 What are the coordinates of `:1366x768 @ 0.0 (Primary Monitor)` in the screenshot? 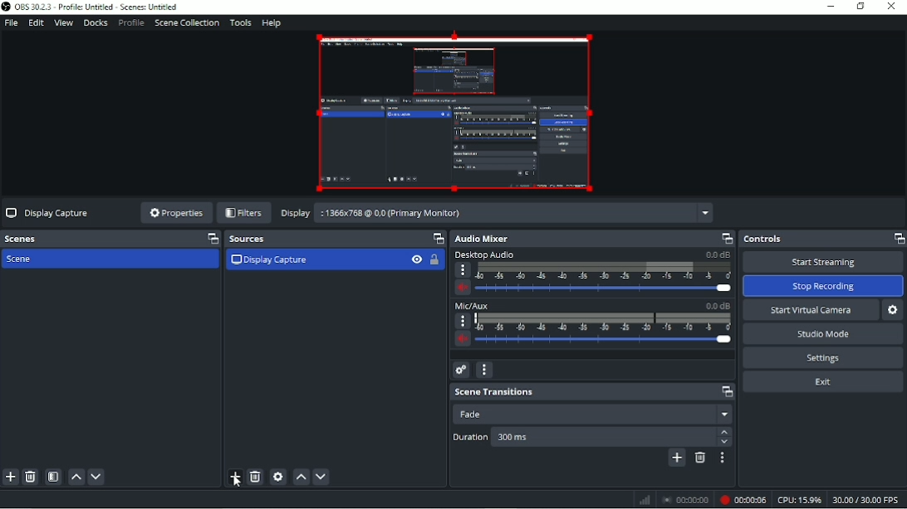 It's located at (513, 213).